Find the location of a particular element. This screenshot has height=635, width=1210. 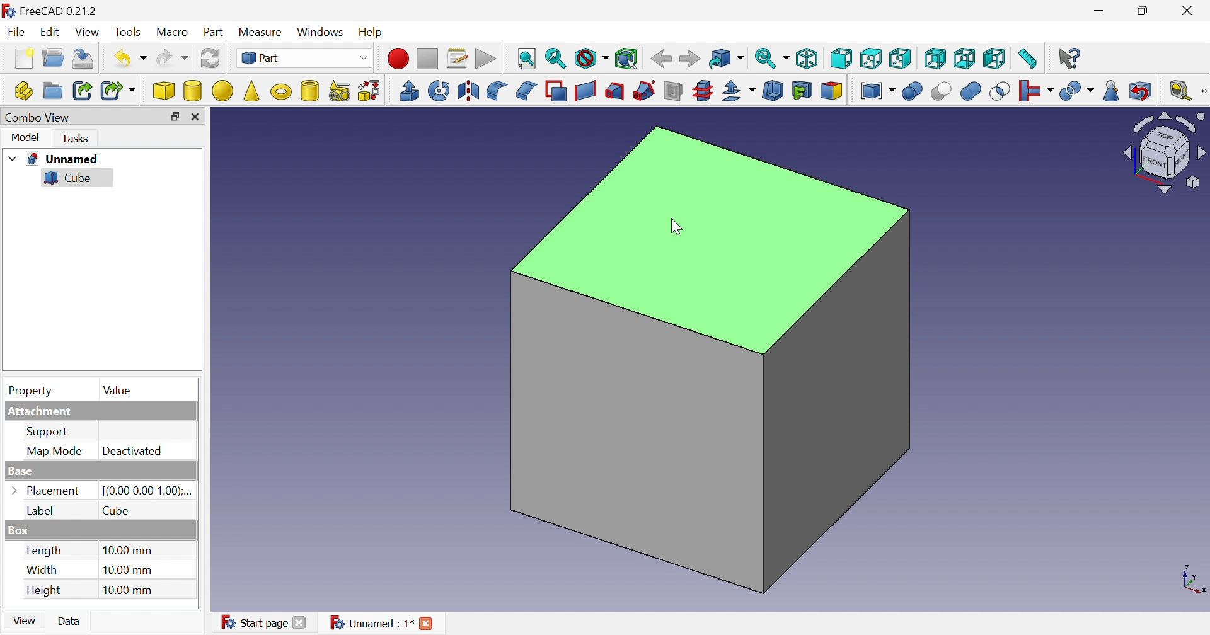

Label is located at coordinates (41, 510).